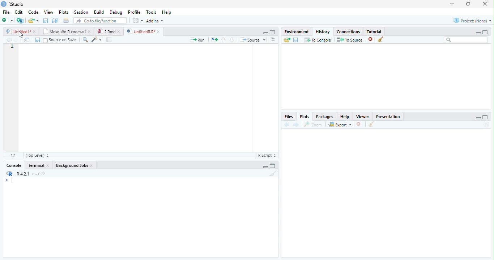 This screenshot has width=494, height=260. I want to click on cursor, so click(21, 35).